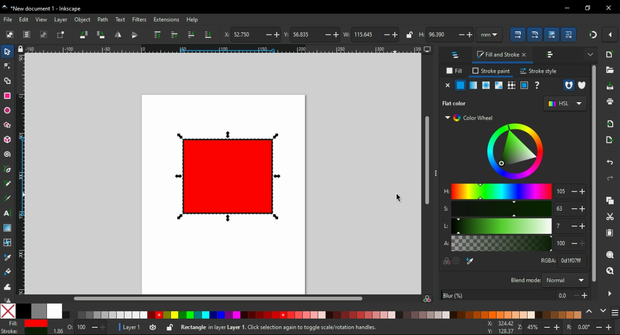 The width and height of the screenshot is (620, 335). I want to click on minimize, so click(567, 9).